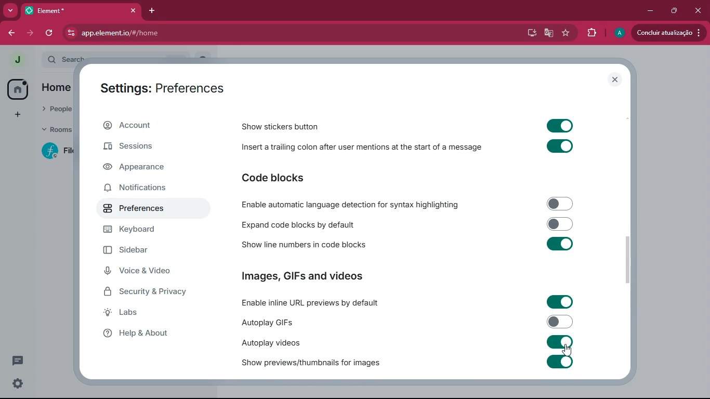 The width and height of the screenshot is (710, 399). Describe the element at coordinates (55, 130) in the screenshot. I see `rooms` at that location.